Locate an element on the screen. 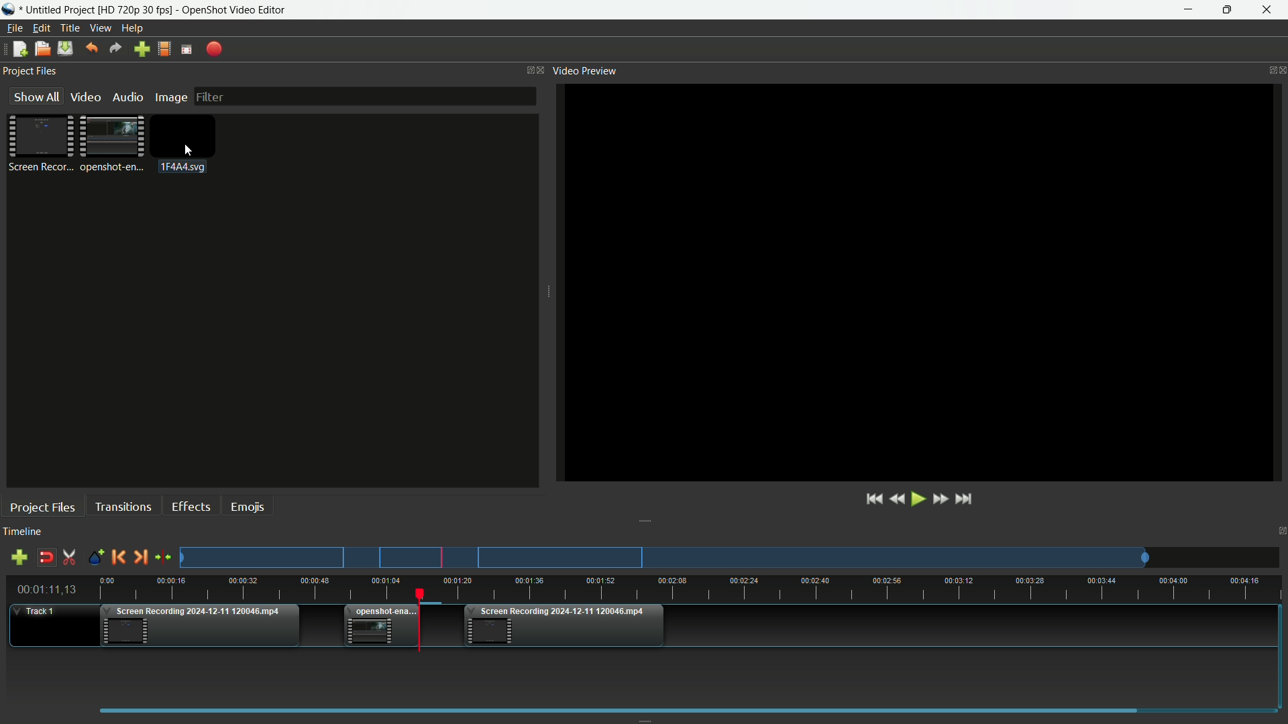  minimize is located at coordinates (1193, 10).